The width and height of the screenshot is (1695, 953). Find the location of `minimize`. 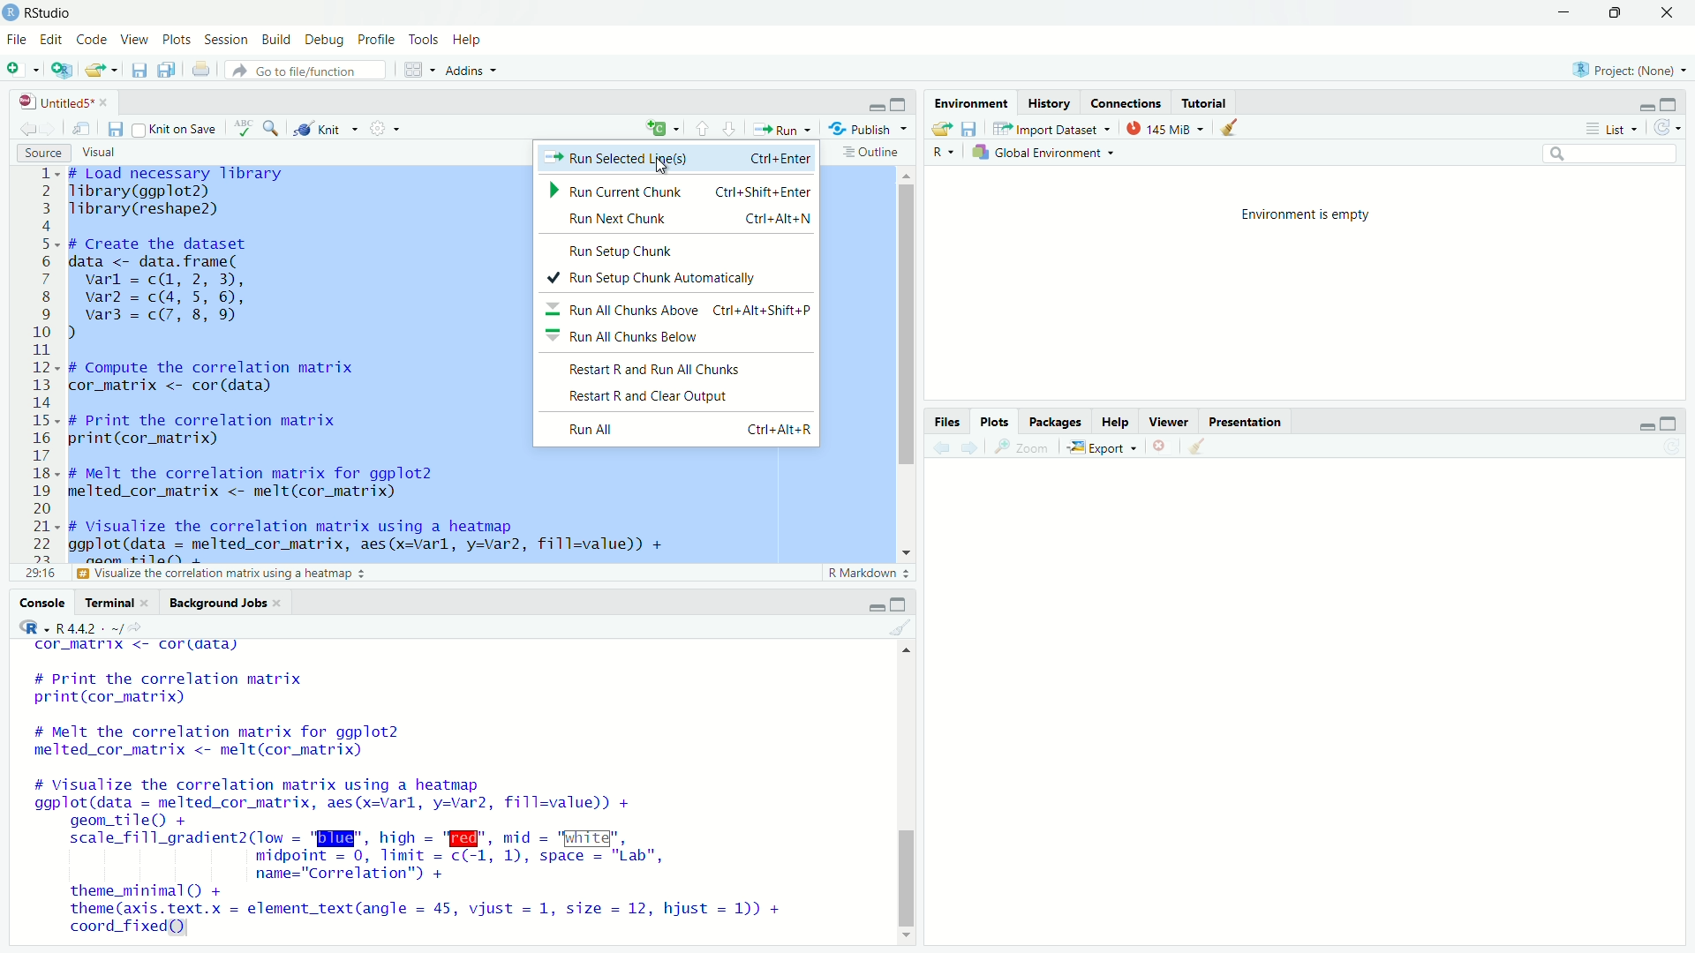

minimize is located at coordinates (1646, 104).